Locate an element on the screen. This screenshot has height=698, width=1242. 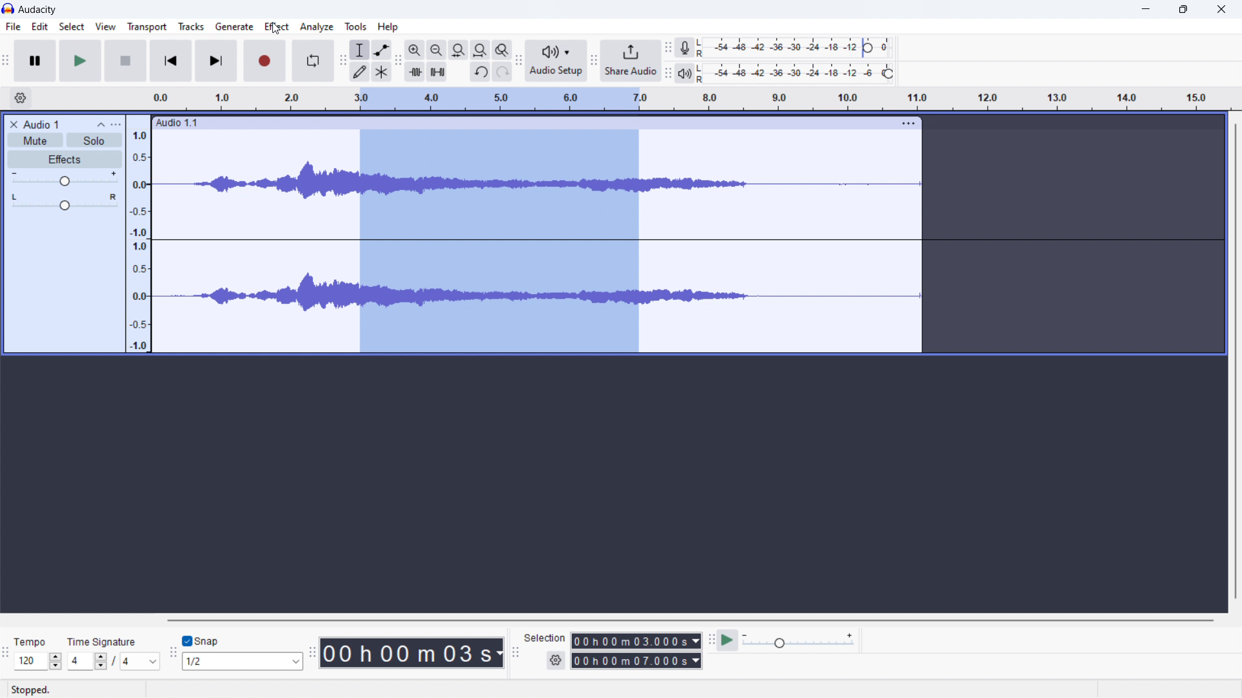
time toolbar is located at coordinates (312, 657).